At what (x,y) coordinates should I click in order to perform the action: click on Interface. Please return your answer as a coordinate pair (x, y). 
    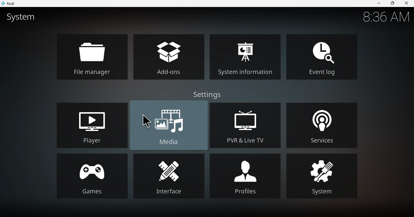
    Looking at the image, I should click on (169, 176).